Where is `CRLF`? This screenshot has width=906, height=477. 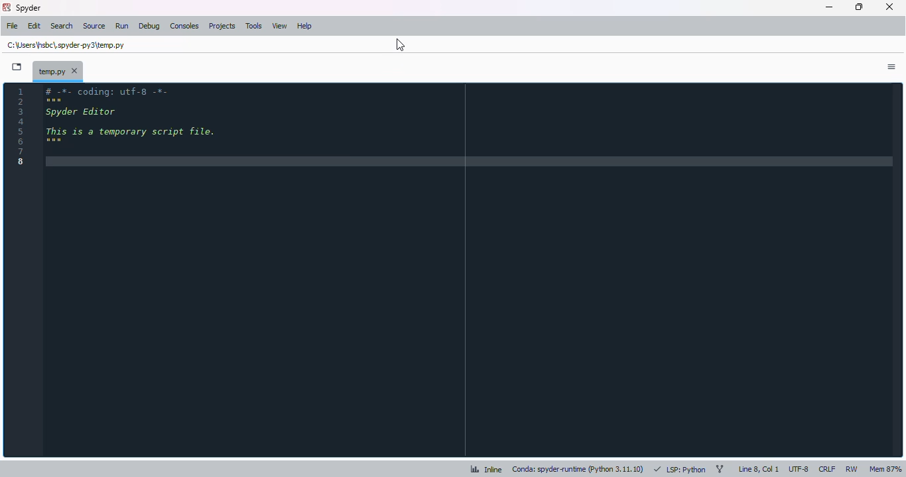
CRLF is located at coordinates (826, 468).